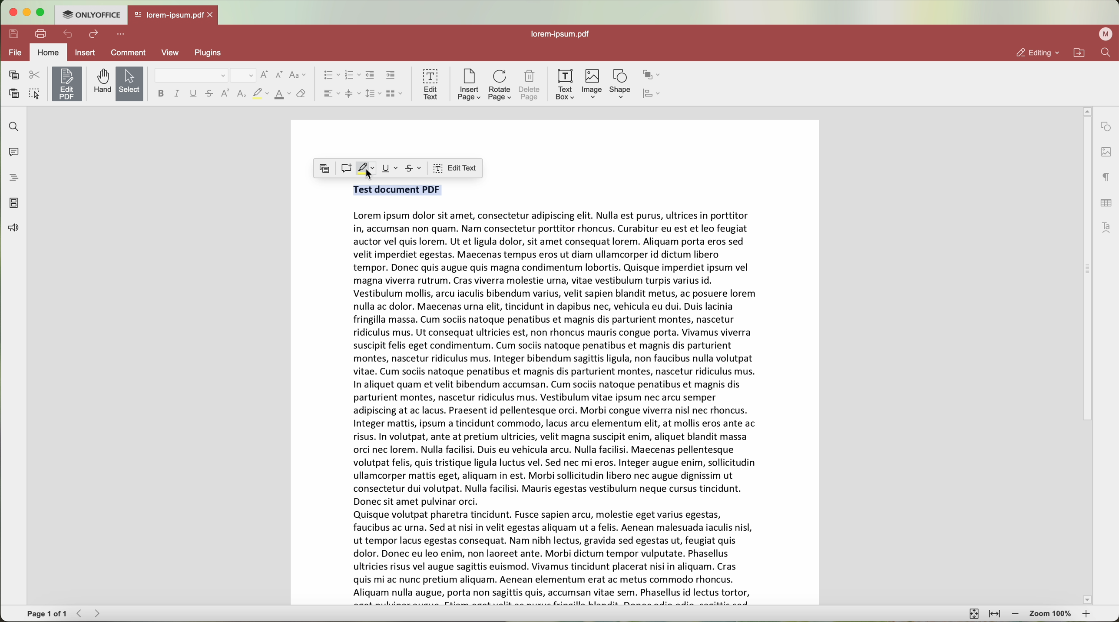 The image size is (1119, 622). I want to click on page 1 of 1, so click(44, 614).